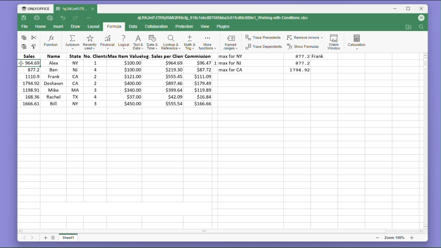  What do you see at coordinates (89, 43) in the screenshot?
I see `recently used` at bounding box center [89, 43].